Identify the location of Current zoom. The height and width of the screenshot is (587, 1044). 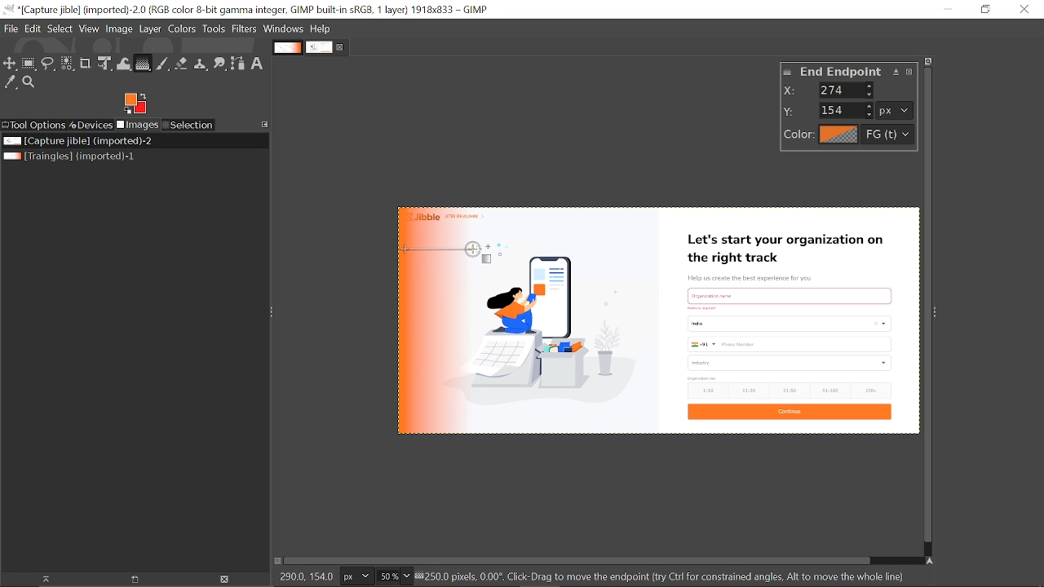
(387, 577).